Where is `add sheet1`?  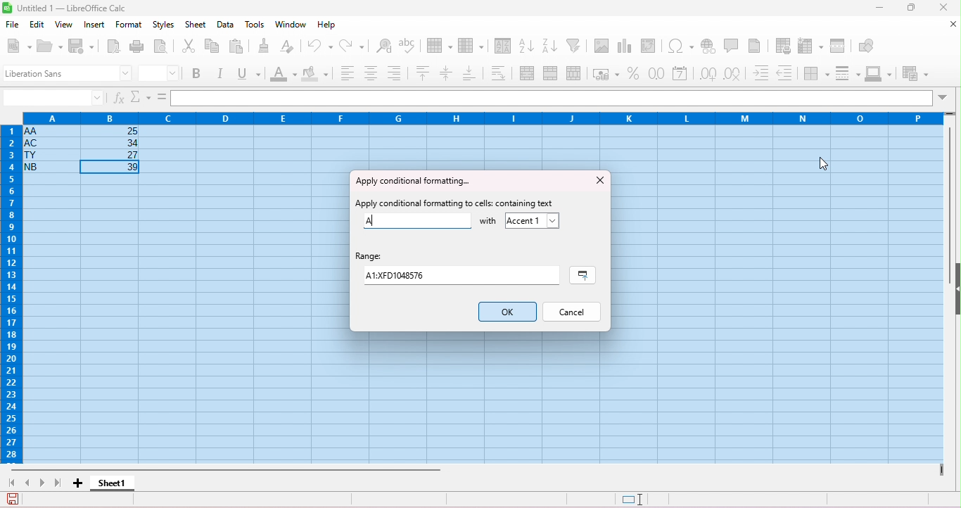
add sheet1 is located at coordinates (76, 483).